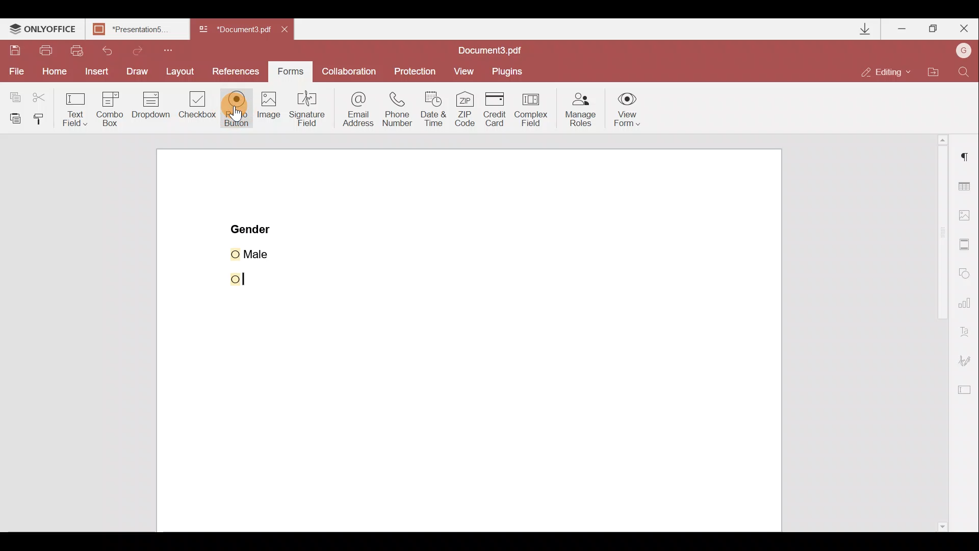 This screenshot has width=979, height=551. Describe the element at coordinates (401, 108) in the screenshot. I see `Phone number` at that location.